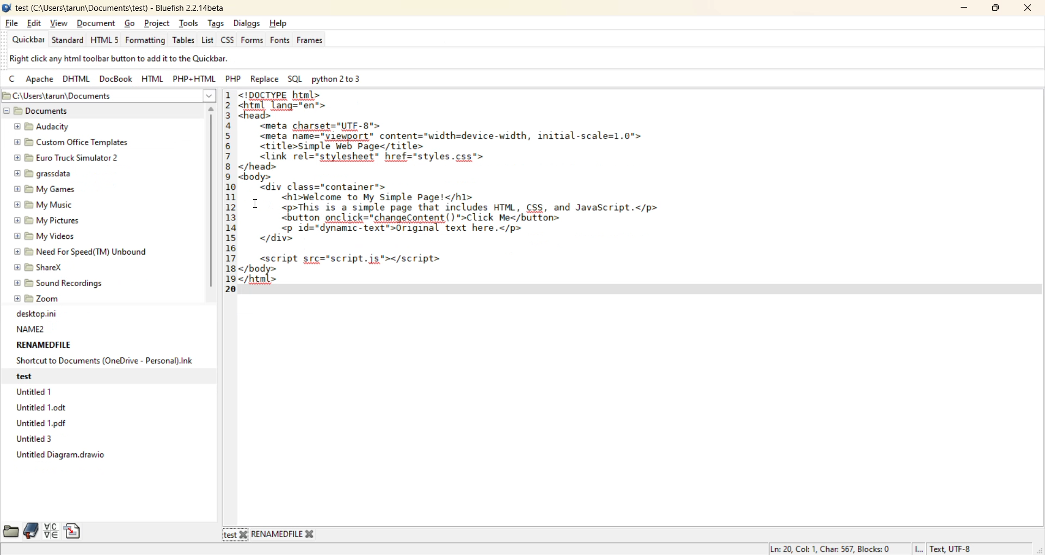 The width and height of the screenshot is (1045, 555). What do you see at coordinates (59, 22) in the screenshot?
I see `view` at bounding box center [59, 22].